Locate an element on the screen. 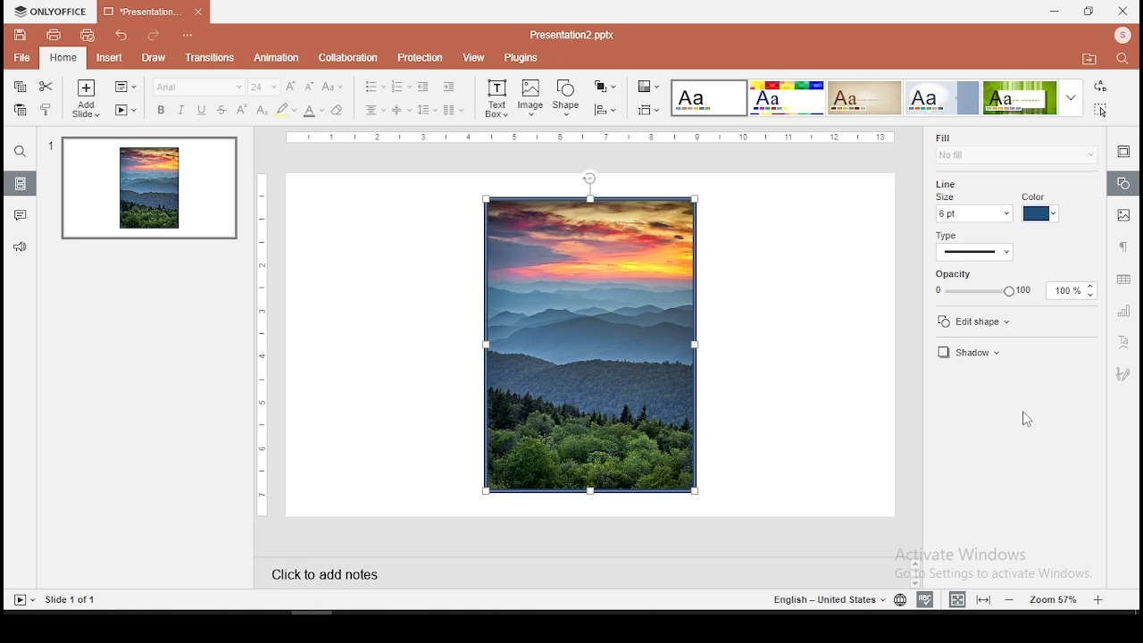  font is located at coordinates (199, 88).